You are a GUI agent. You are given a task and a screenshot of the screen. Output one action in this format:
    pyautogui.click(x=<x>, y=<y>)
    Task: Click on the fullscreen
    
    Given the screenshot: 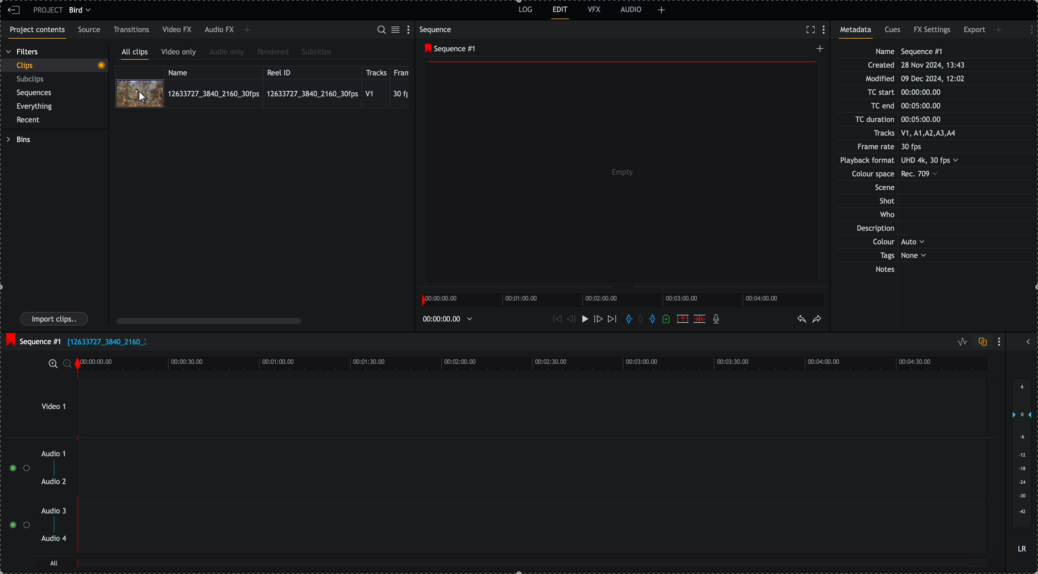 What is the action you would take?
    pyautogui.click(x=810, y=29)
    